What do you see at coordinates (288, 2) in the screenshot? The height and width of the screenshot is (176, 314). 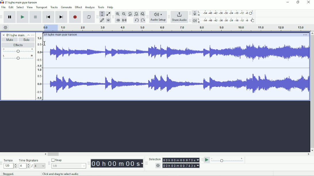 I see `Minimize` at bounding box center [288, 2].